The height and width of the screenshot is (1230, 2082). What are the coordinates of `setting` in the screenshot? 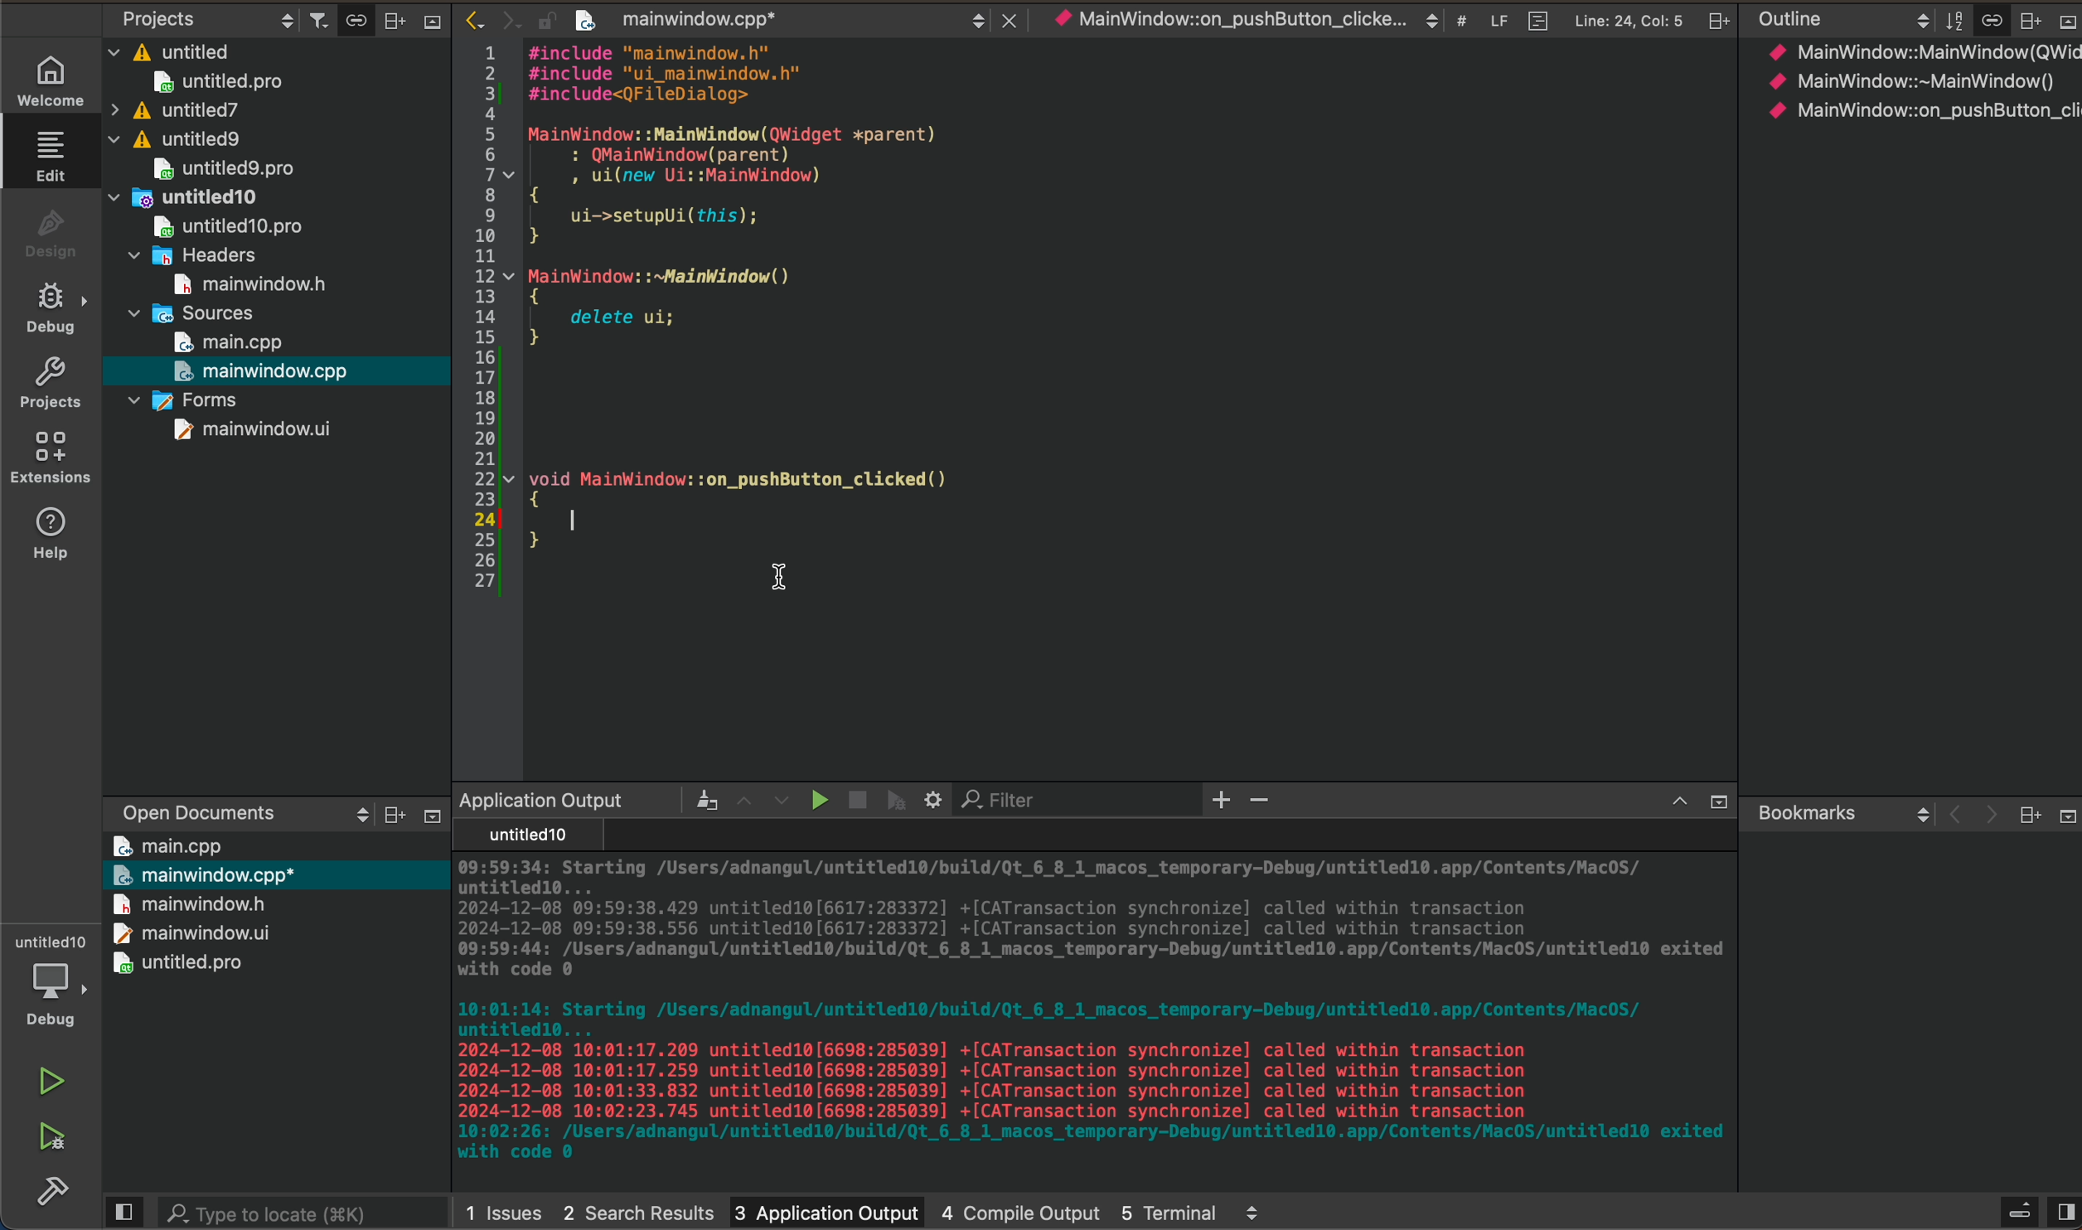 It's located at (935, 800).